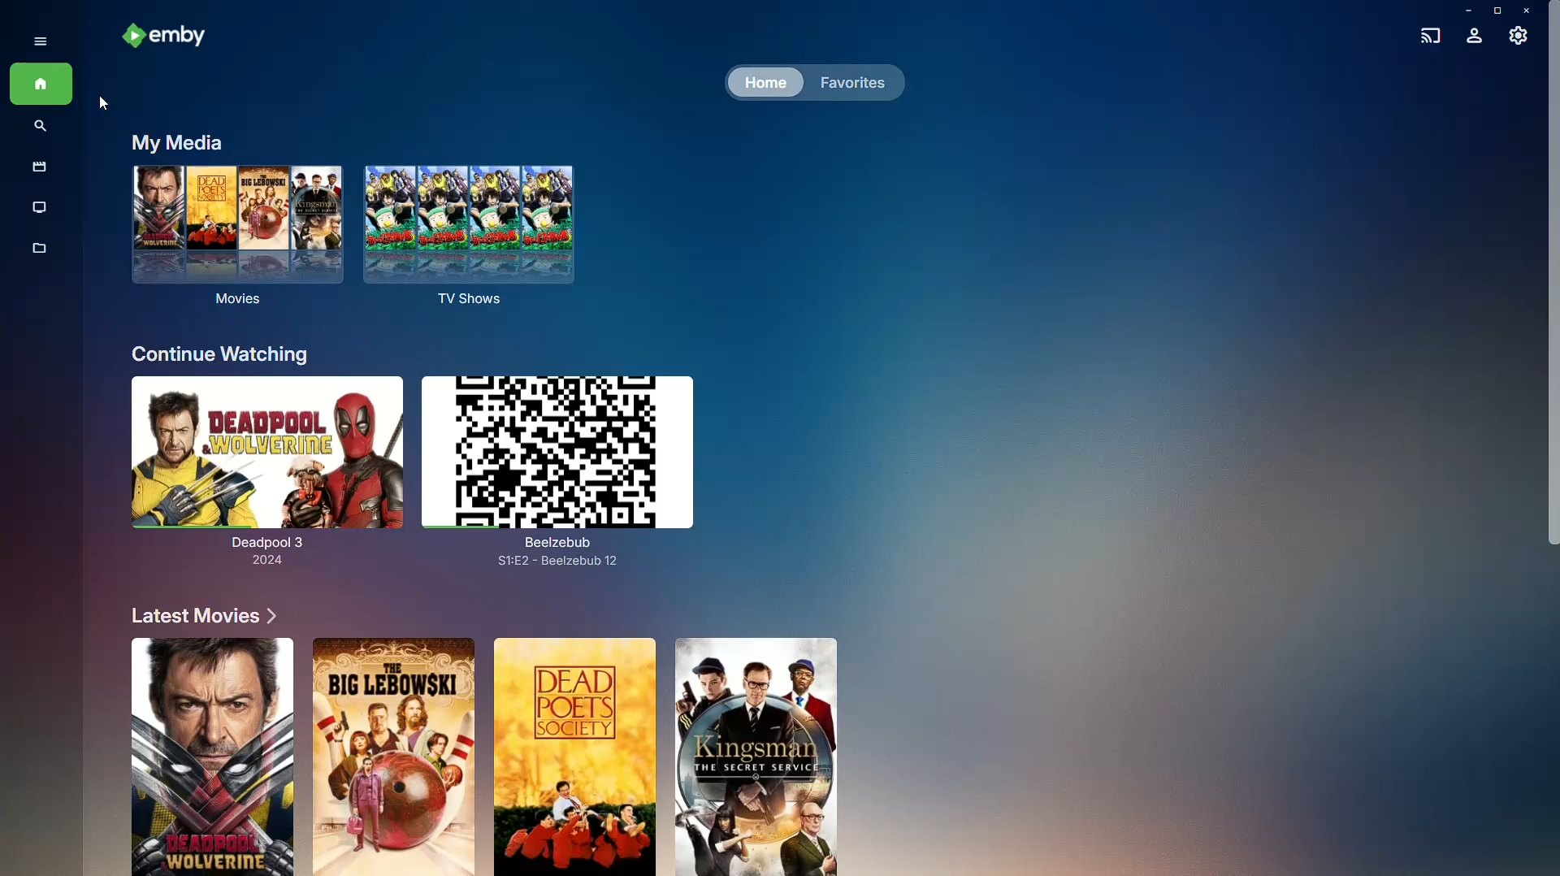 This screenshot has width=1560, height=876. I want to click on Close, so click(1529, 11).